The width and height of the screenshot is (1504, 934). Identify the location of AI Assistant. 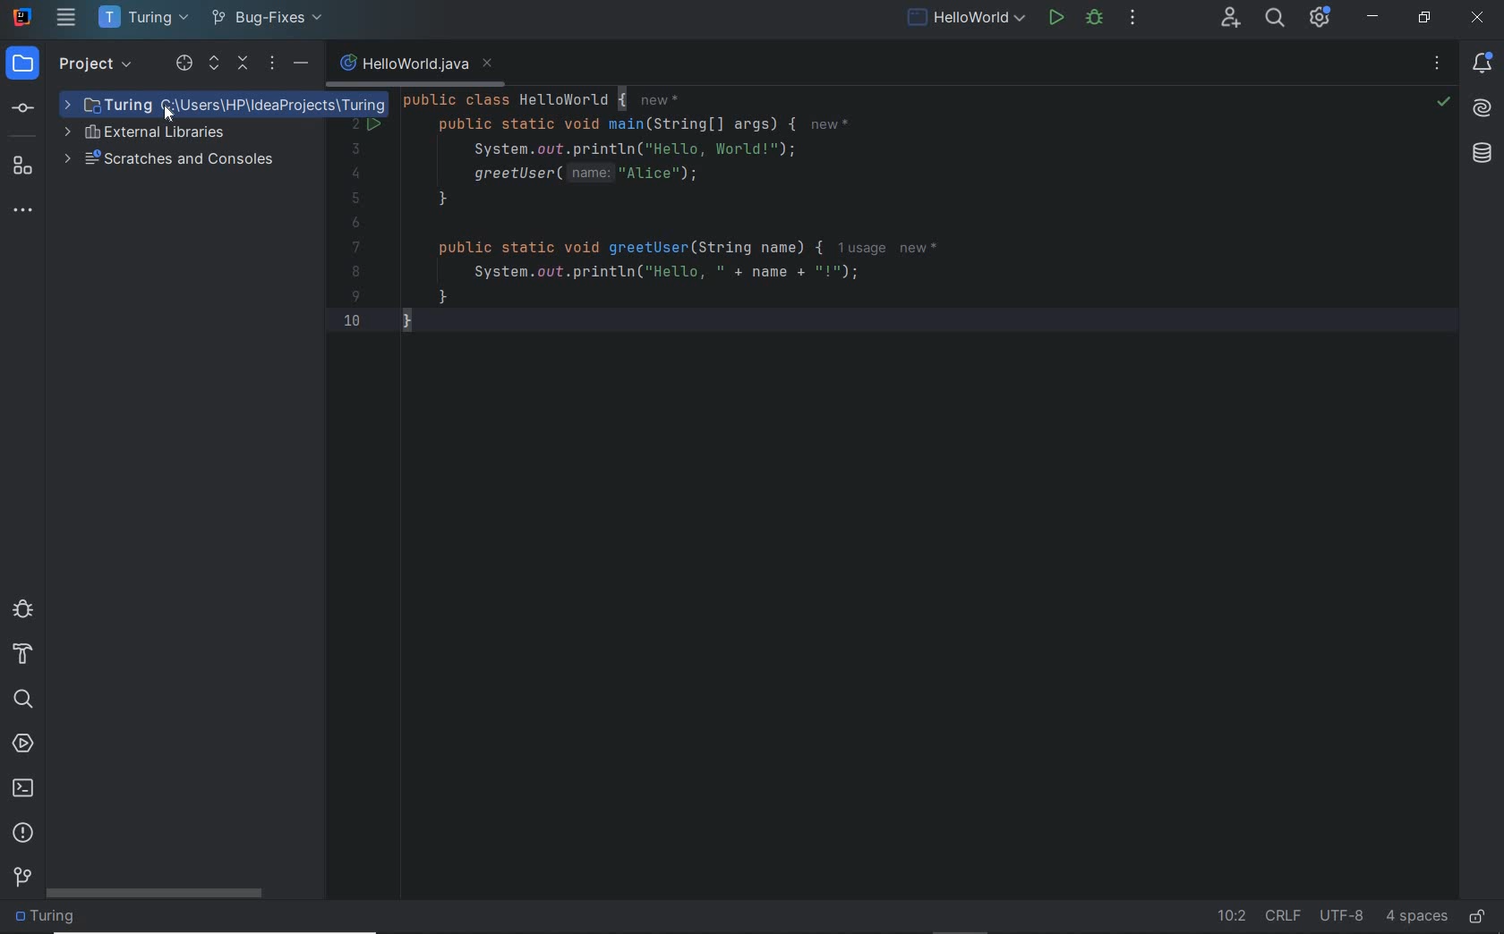
(1483, 106).